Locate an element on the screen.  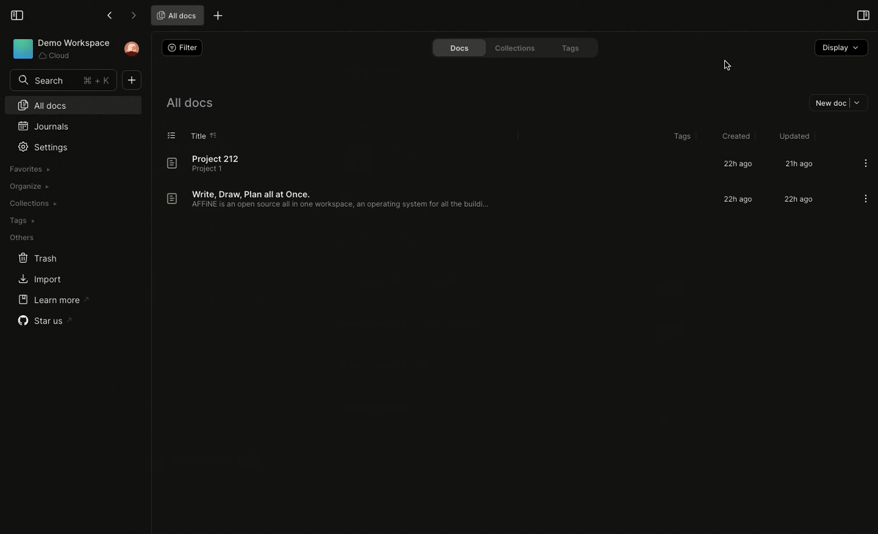
Others is located at coordinates (22, 238).